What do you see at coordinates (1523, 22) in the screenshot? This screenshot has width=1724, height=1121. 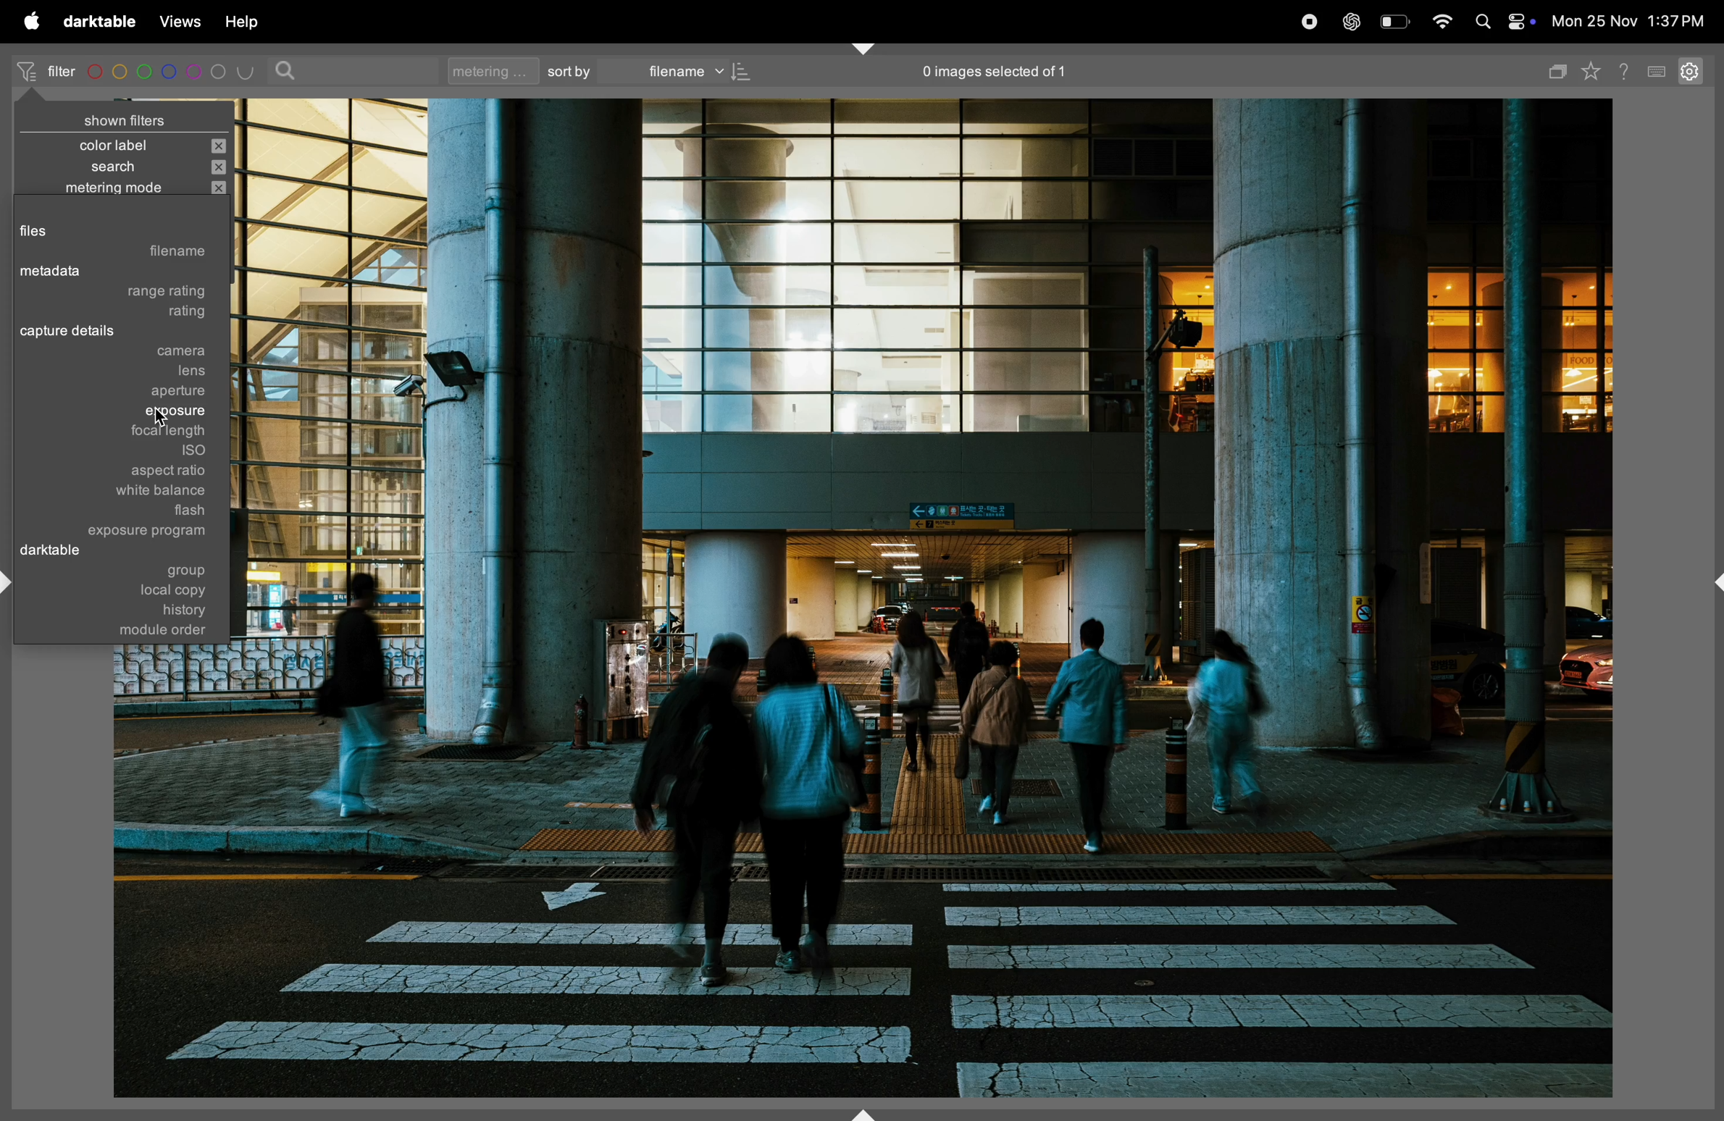 I see `apple widgets` at bounding box center [1523, 22].